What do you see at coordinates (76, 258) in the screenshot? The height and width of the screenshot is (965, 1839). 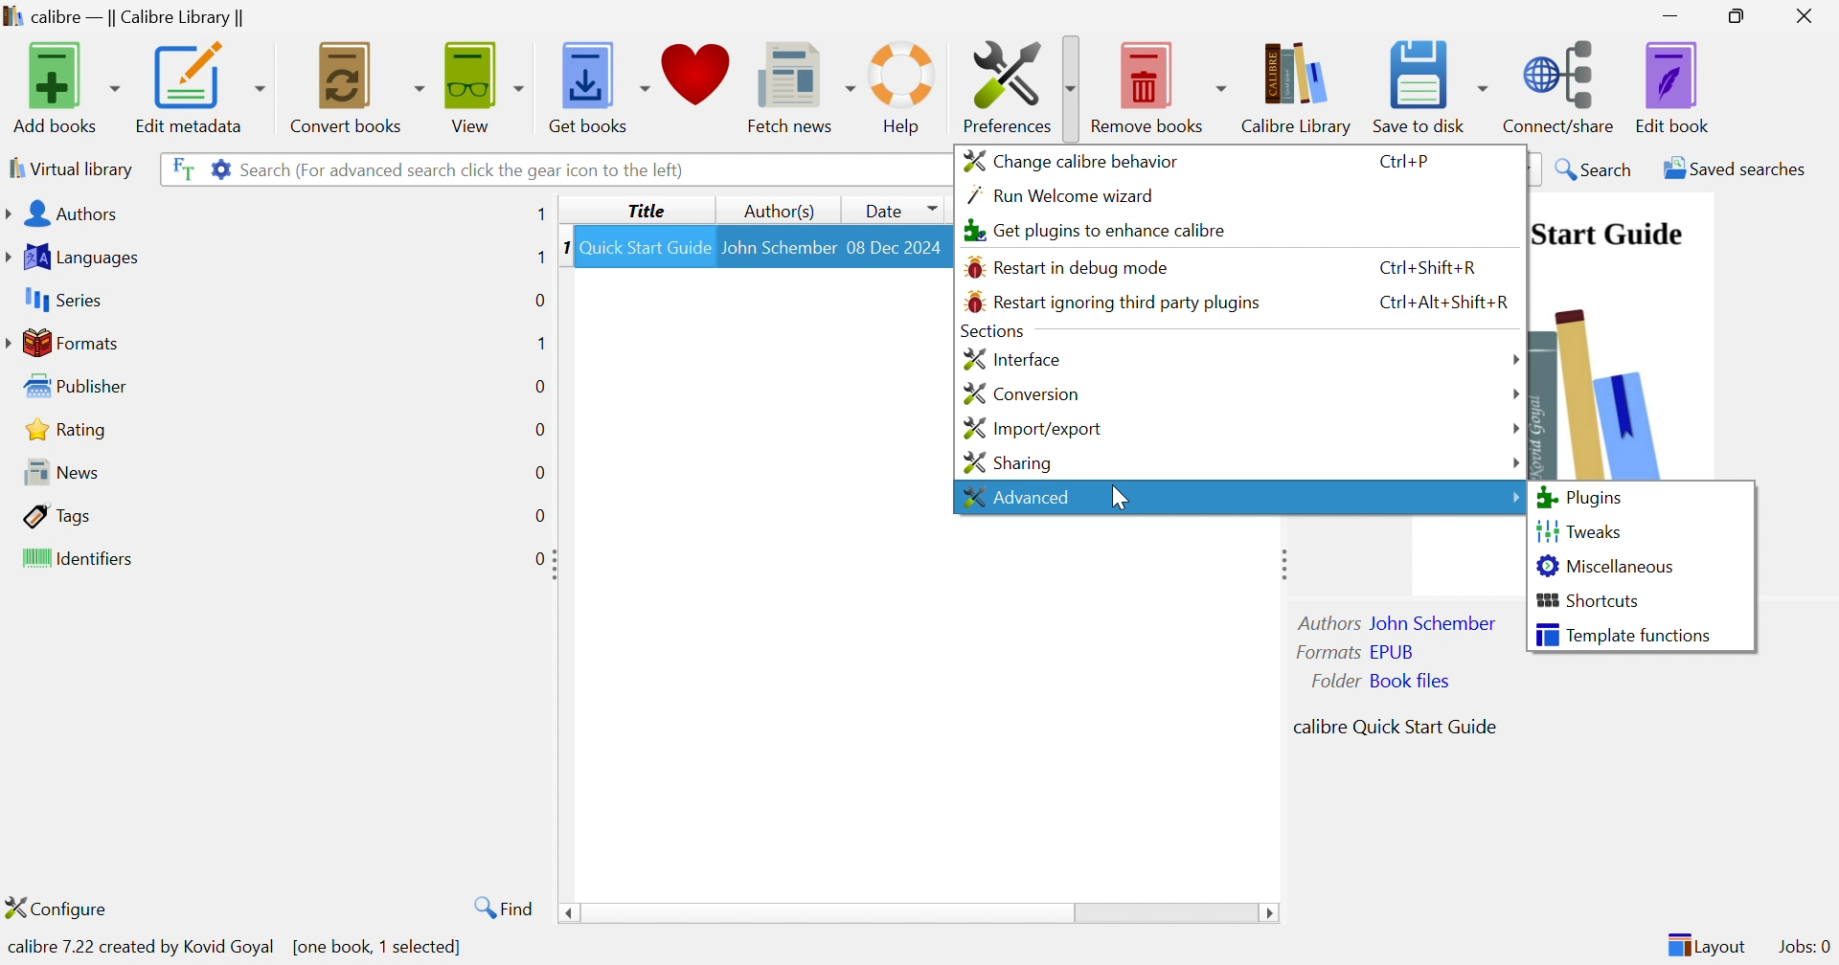 I see `Languages` at bounding box center [76, 258].